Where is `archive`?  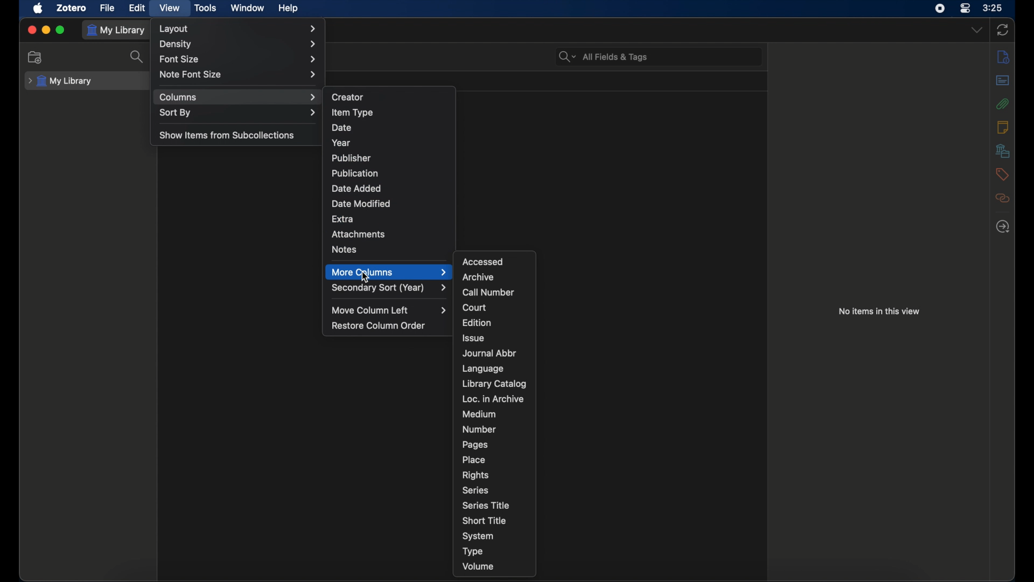 archive is located at coordinates (479, 278).